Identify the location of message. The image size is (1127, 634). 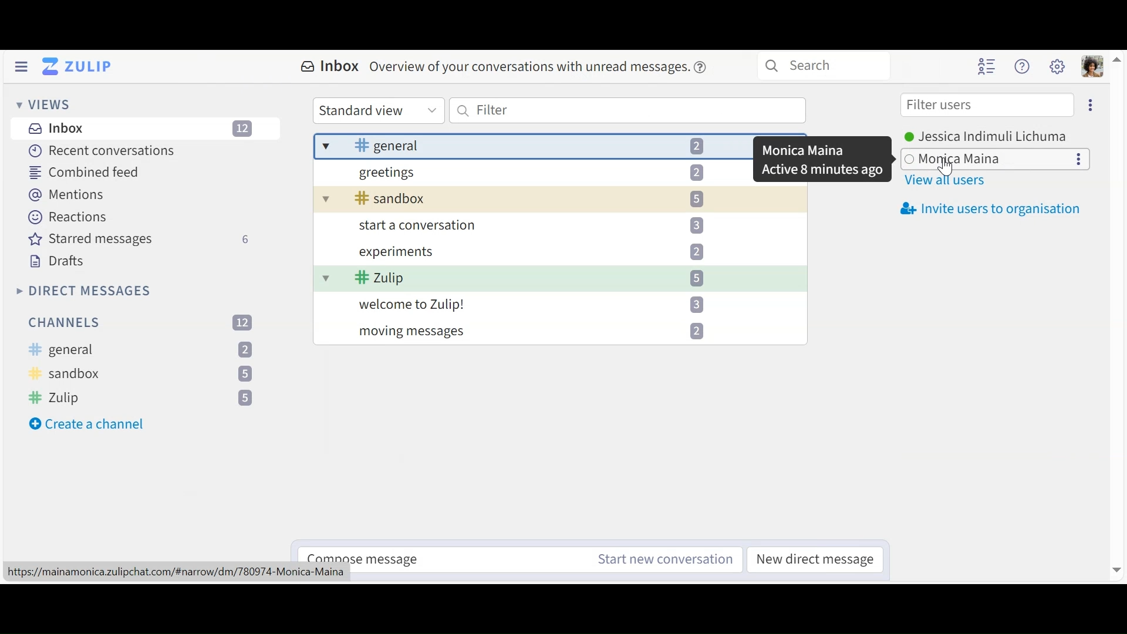
(563, 306).